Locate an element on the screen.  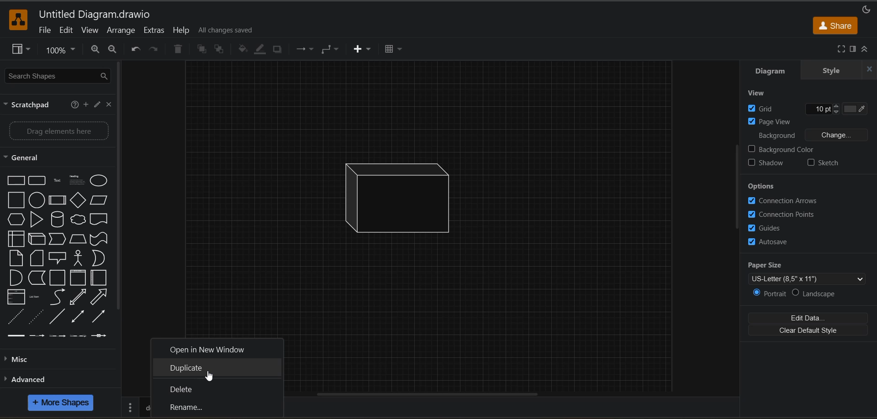
background color is located at coordinates (781, 150).